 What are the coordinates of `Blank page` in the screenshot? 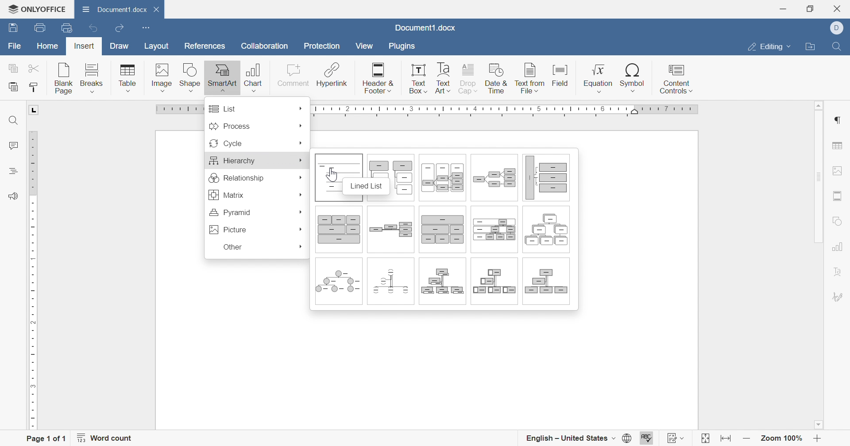 It's located at (65, 78).